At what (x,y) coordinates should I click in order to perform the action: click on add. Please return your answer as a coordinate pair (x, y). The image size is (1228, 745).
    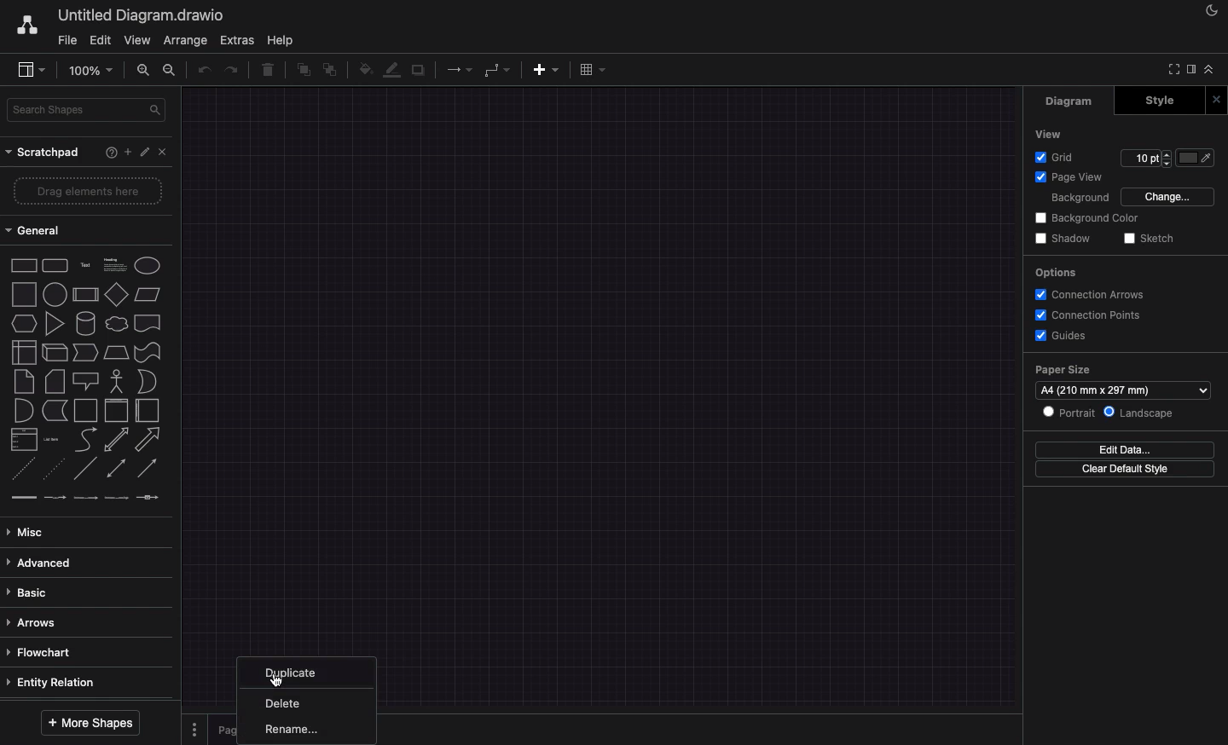
    Looking at the image, I should click on (546, 71).